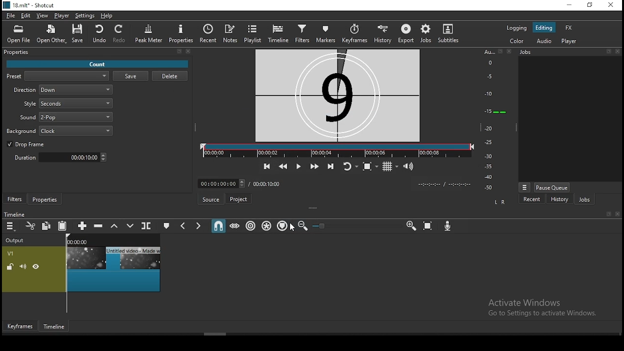 The height and width of the screenshot is (351, 624). I want to click on append, so click(81, 226).